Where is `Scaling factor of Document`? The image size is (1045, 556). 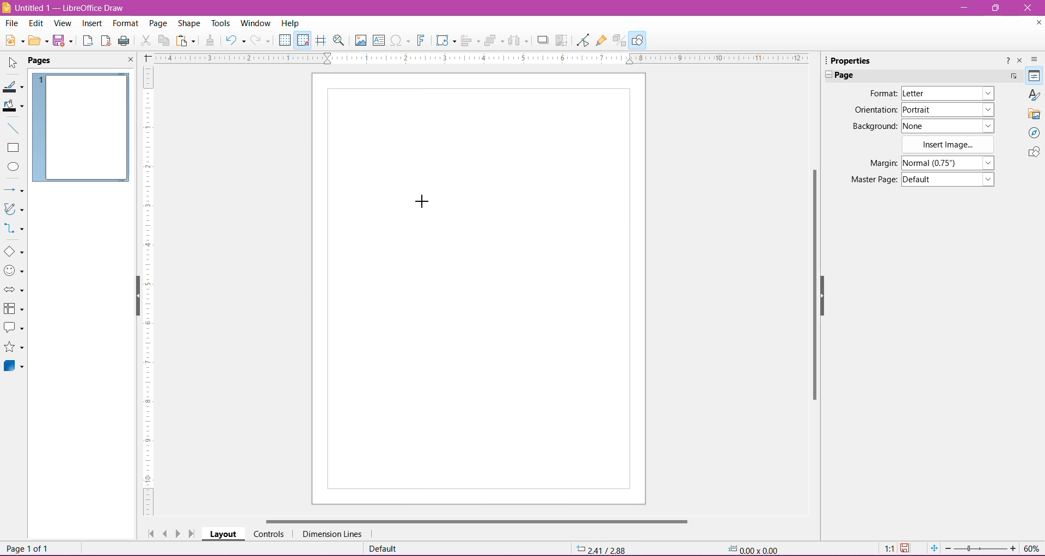 Scaling factor of Document is located at coordinates (889, 549).